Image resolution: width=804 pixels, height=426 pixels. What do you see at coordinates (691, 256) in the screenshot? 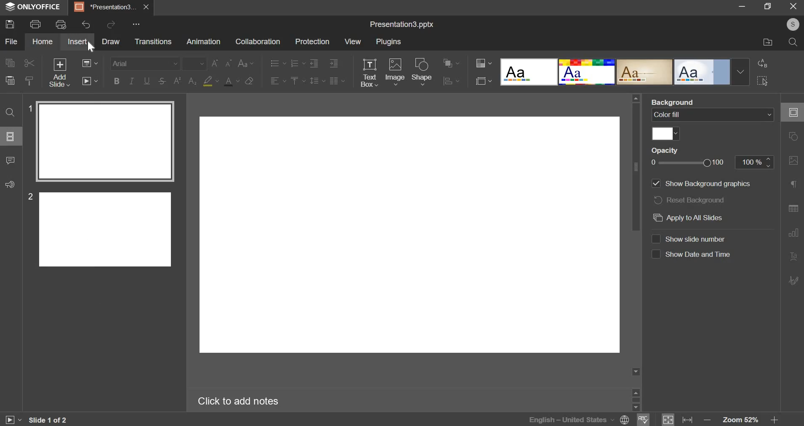
I see `Slide date and time` at bounding box center [691, 256].